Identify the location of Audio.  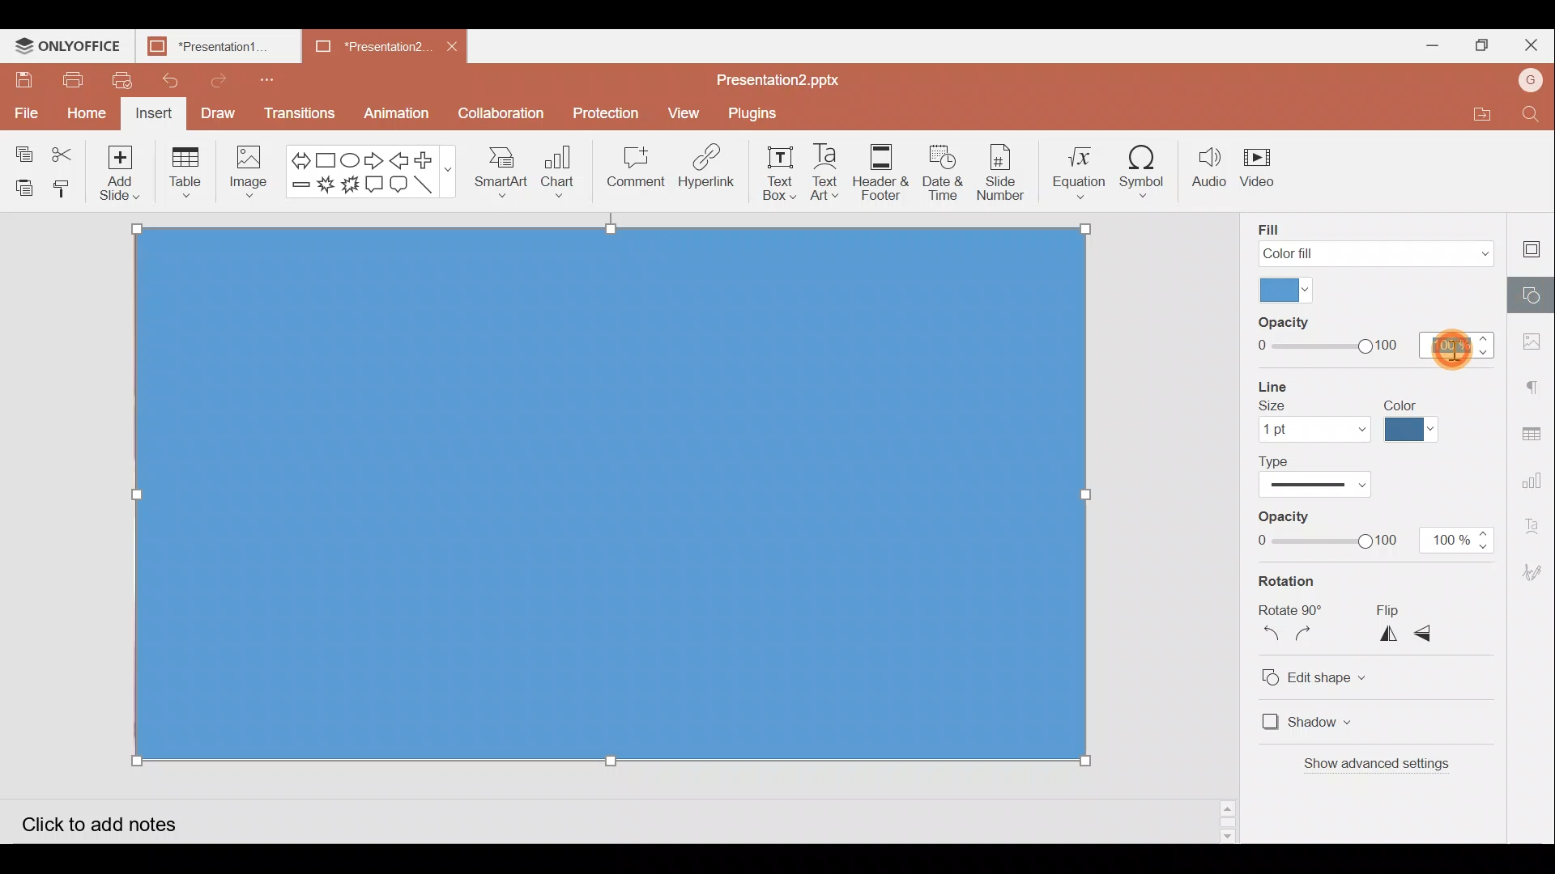
(1209, 170).